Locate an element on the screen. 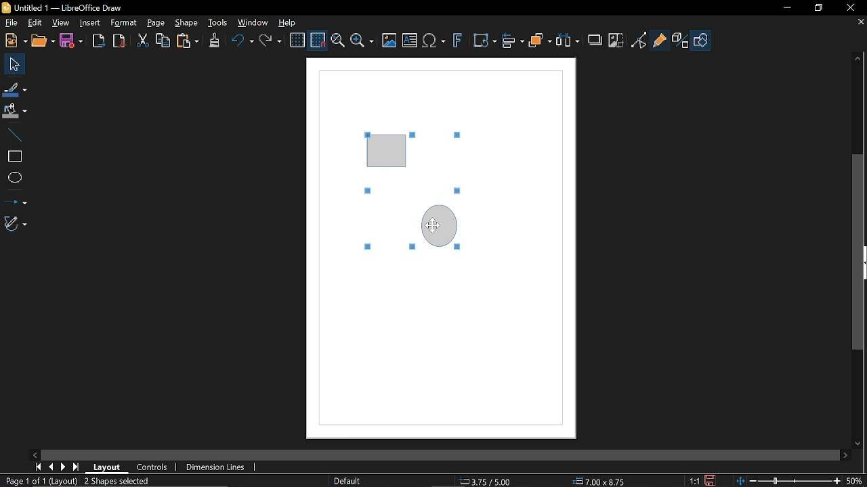 This screenshot has width=867, height=487. Cut is located at coordinates (140, 41).